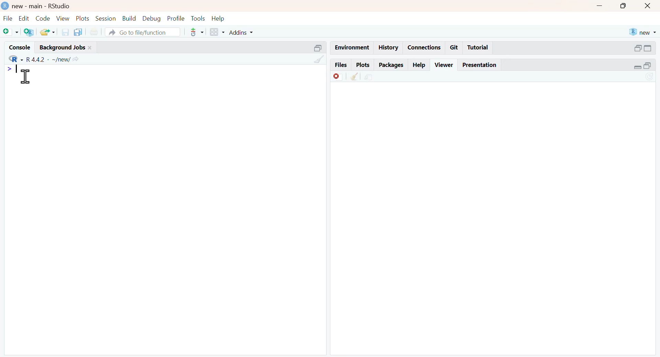  Describe the element at coordinates (21, 47) in the screenshot. I see `console` at that location.